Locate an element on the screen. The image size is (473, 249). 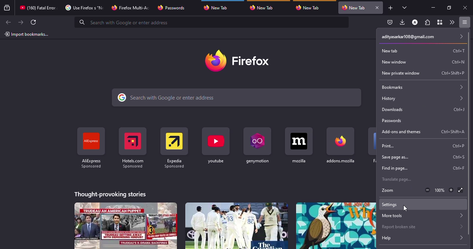
downloads is located at coordinates (394, 109).